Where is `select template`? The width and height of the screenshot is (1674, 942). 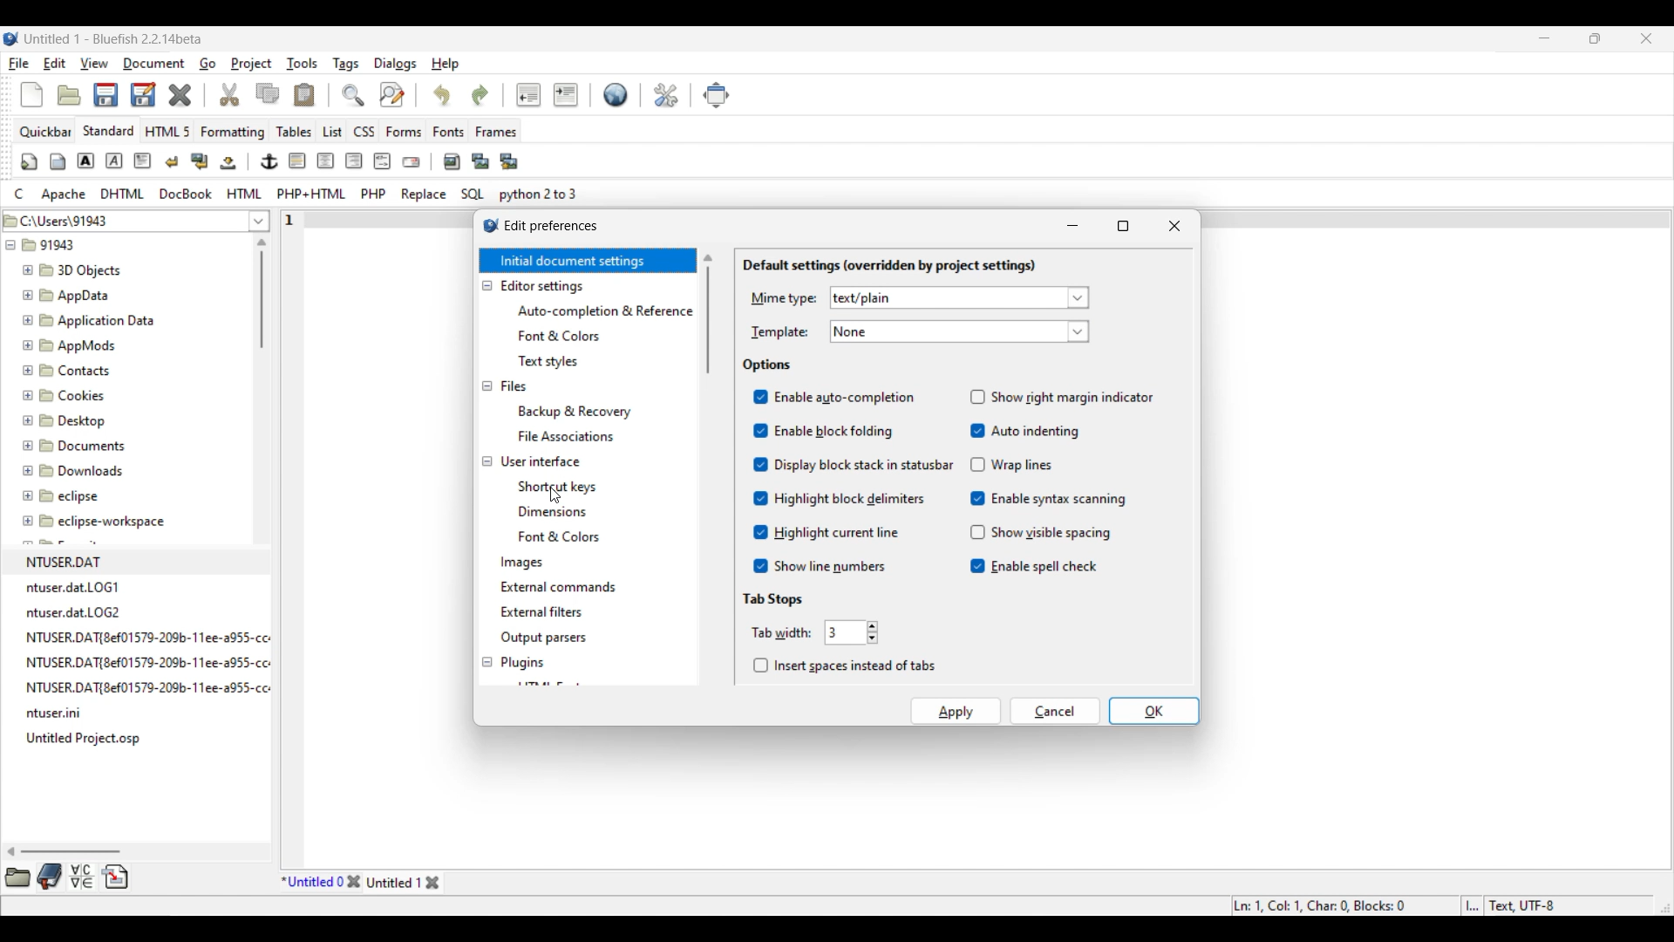 select template is located at coordinates (960, 331).